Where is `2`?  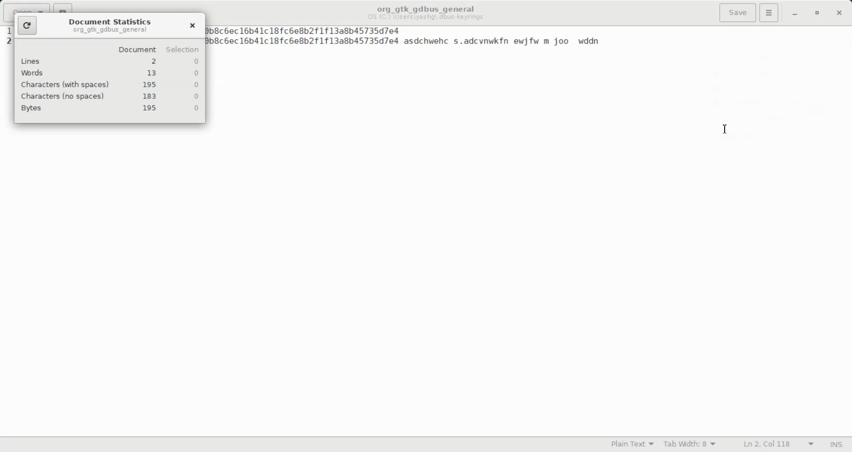
2 is located at coordinates (153, 62).